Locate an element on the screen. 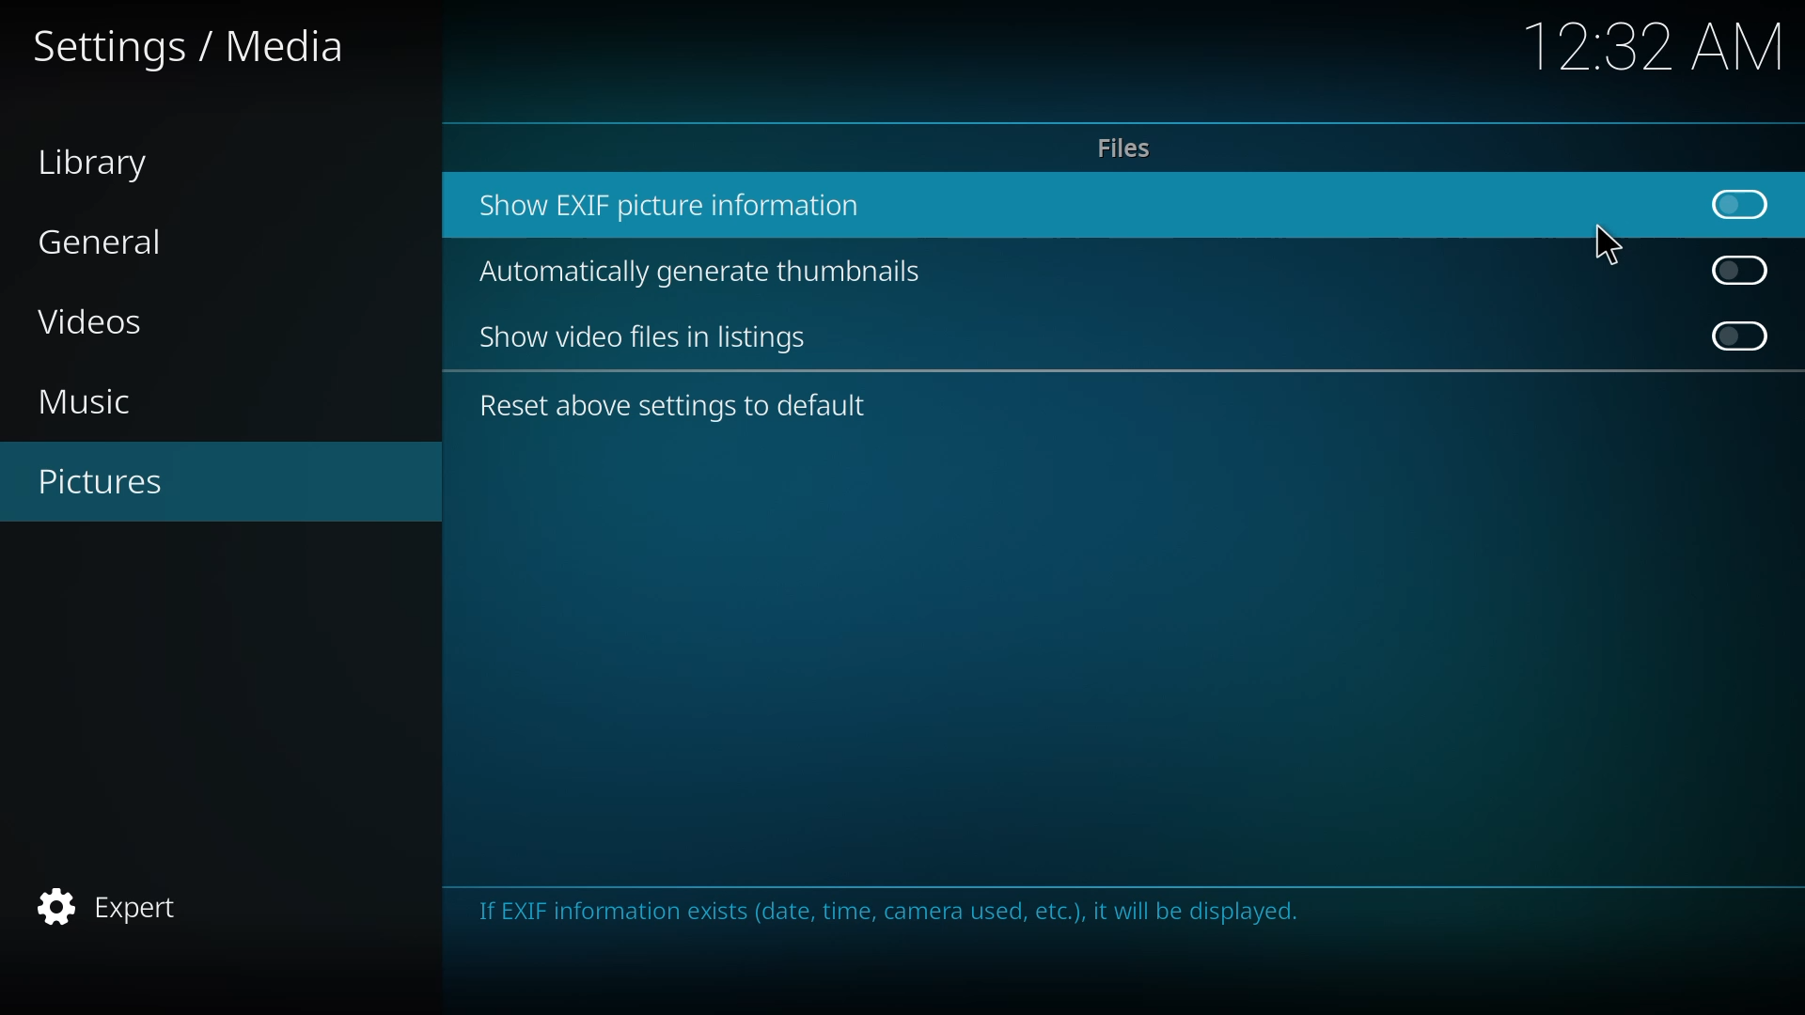 Image resolution: width=1805 pixels, height=1015 pixels. cursor is located at coordinates (1608, 243).